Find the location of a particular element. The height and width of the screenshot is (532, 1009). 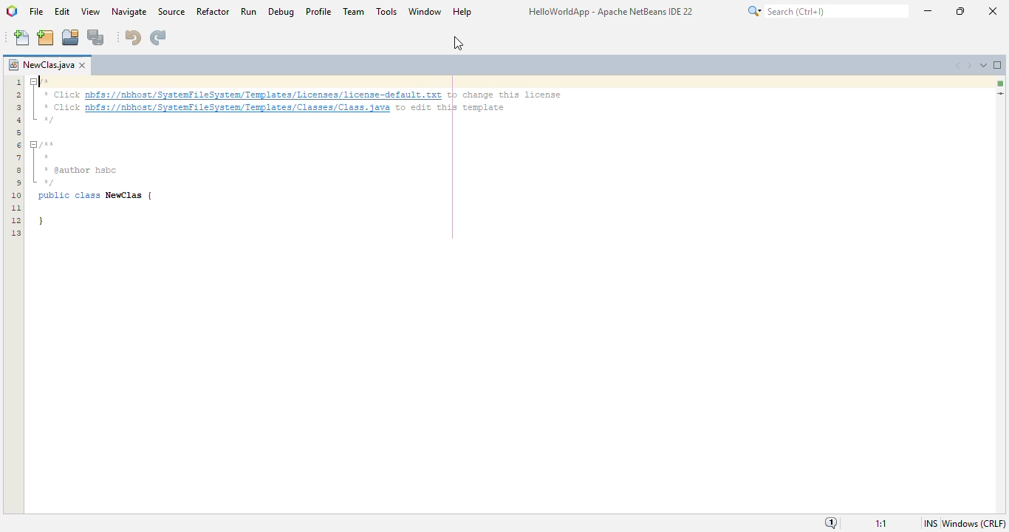

no errors is located at coordinates (1001, 83).